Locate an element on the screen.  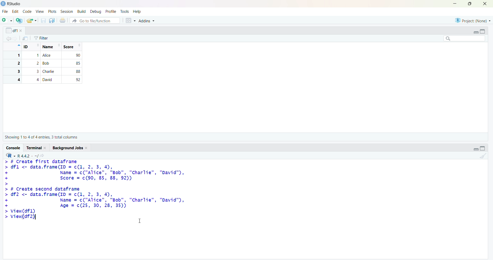
send is located at coordinates (25, 38).